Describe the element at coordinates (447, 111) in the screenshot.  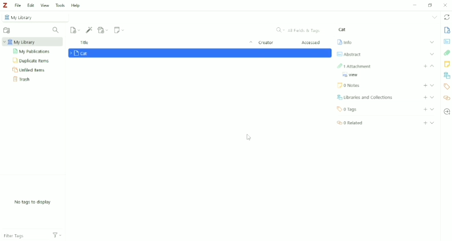
I see `Locate` at that location.